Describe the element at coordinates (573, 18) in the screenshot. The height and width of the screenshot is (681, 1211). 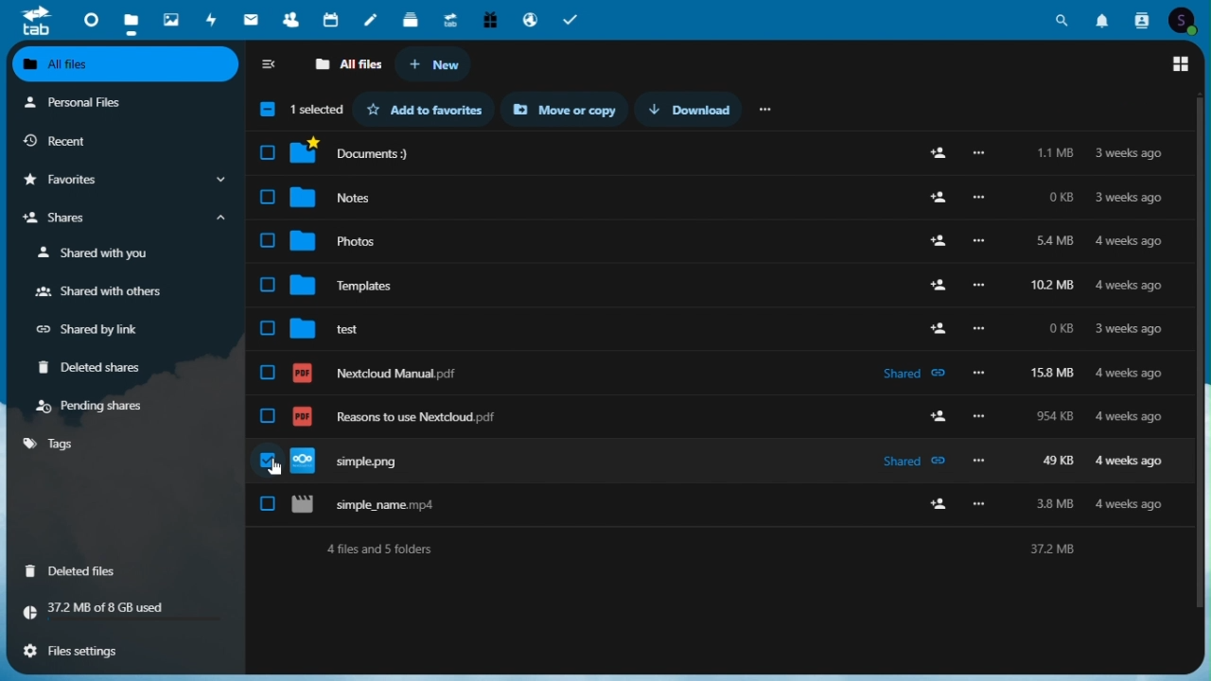
I see `tasks` at that location.